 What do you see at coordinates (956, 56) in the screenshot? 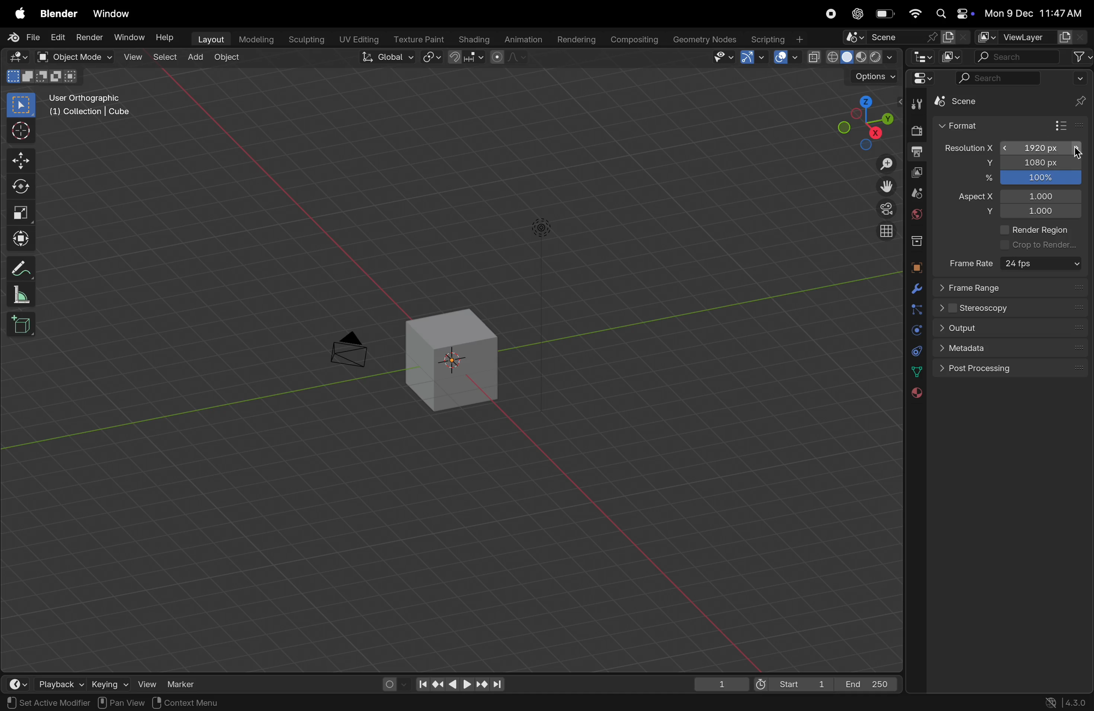
I see `display mode` at bounding box center [956, 56].